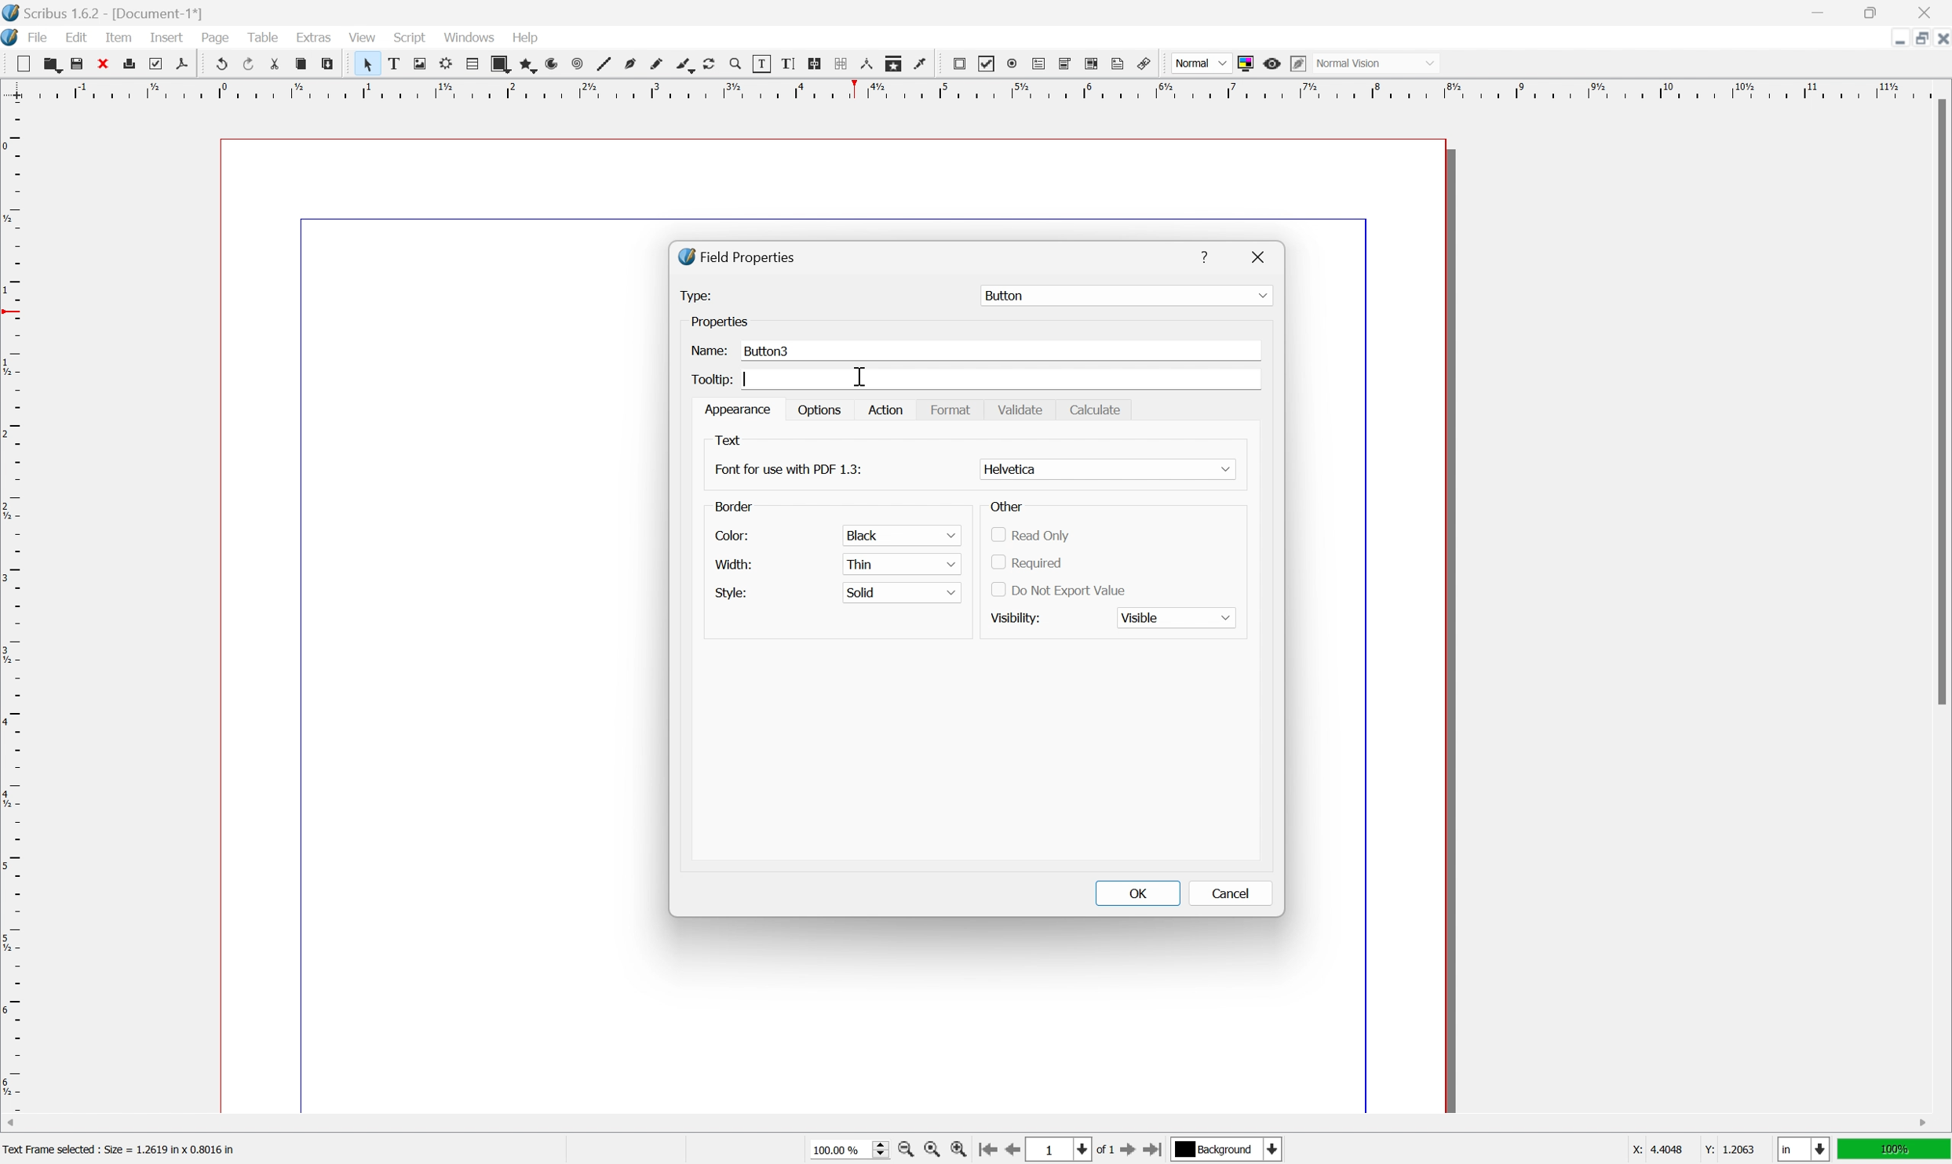  I want to click on Text Frame Selected : Size = 1.2619 in x 0.8016 in, so click(141, 1148).